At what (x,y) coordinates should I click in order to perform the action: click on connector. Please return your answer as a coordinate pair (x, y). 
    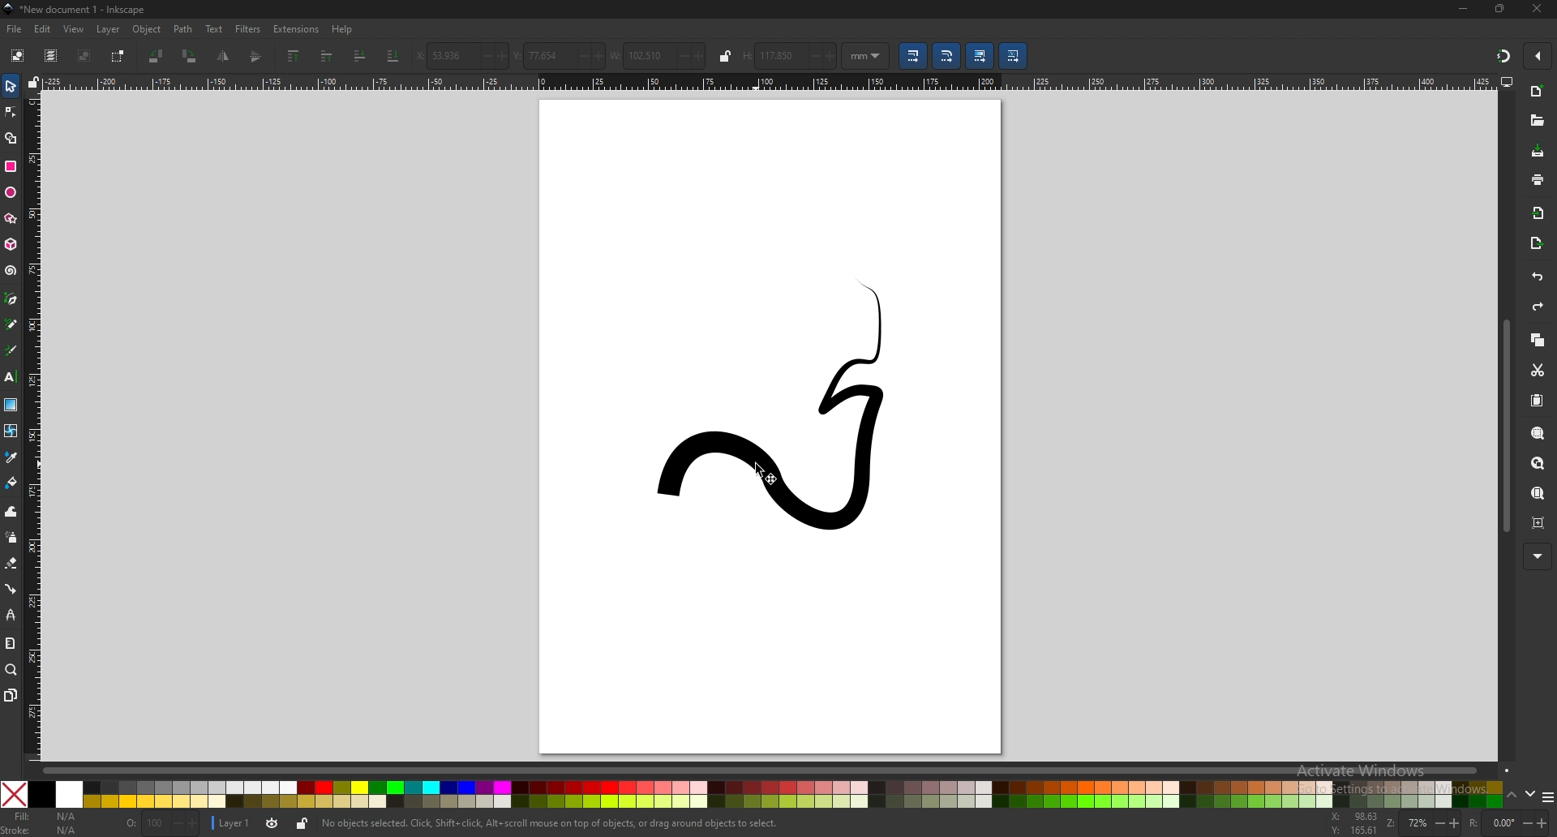
    Looking at the image, I should click on (11, 589).